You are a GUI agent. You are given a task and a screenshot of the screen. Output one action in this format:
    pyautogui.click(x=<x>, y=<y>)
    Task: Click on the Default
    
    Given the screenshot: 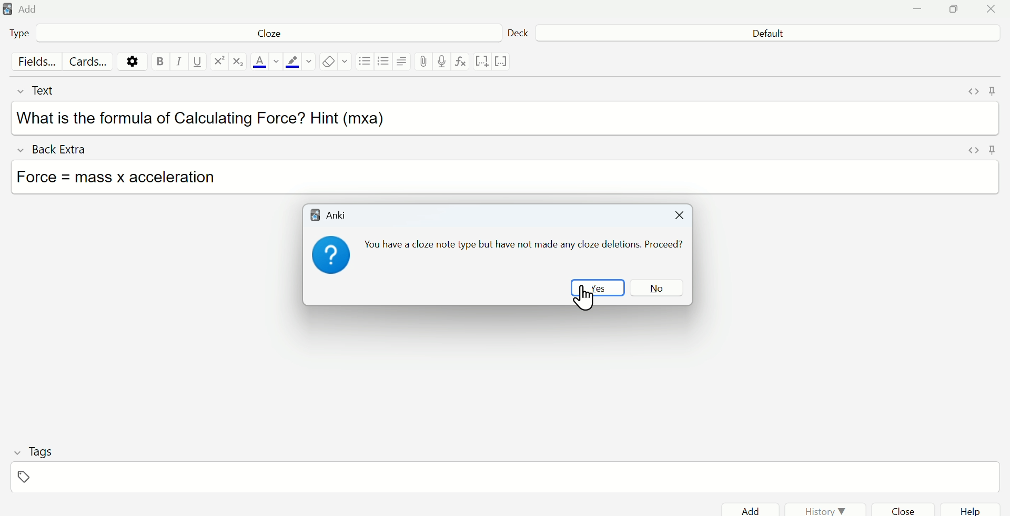 What is the action you would take?
    pyautogui.click(x=766, y=34)
    